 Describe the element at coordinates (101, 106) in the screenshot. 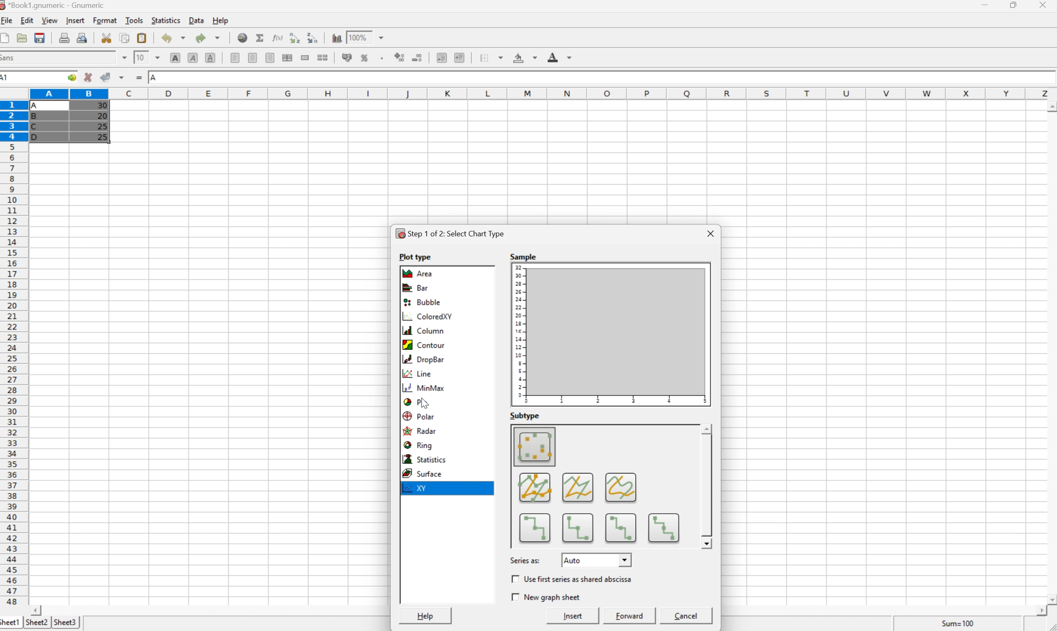

I see `30` at that location.